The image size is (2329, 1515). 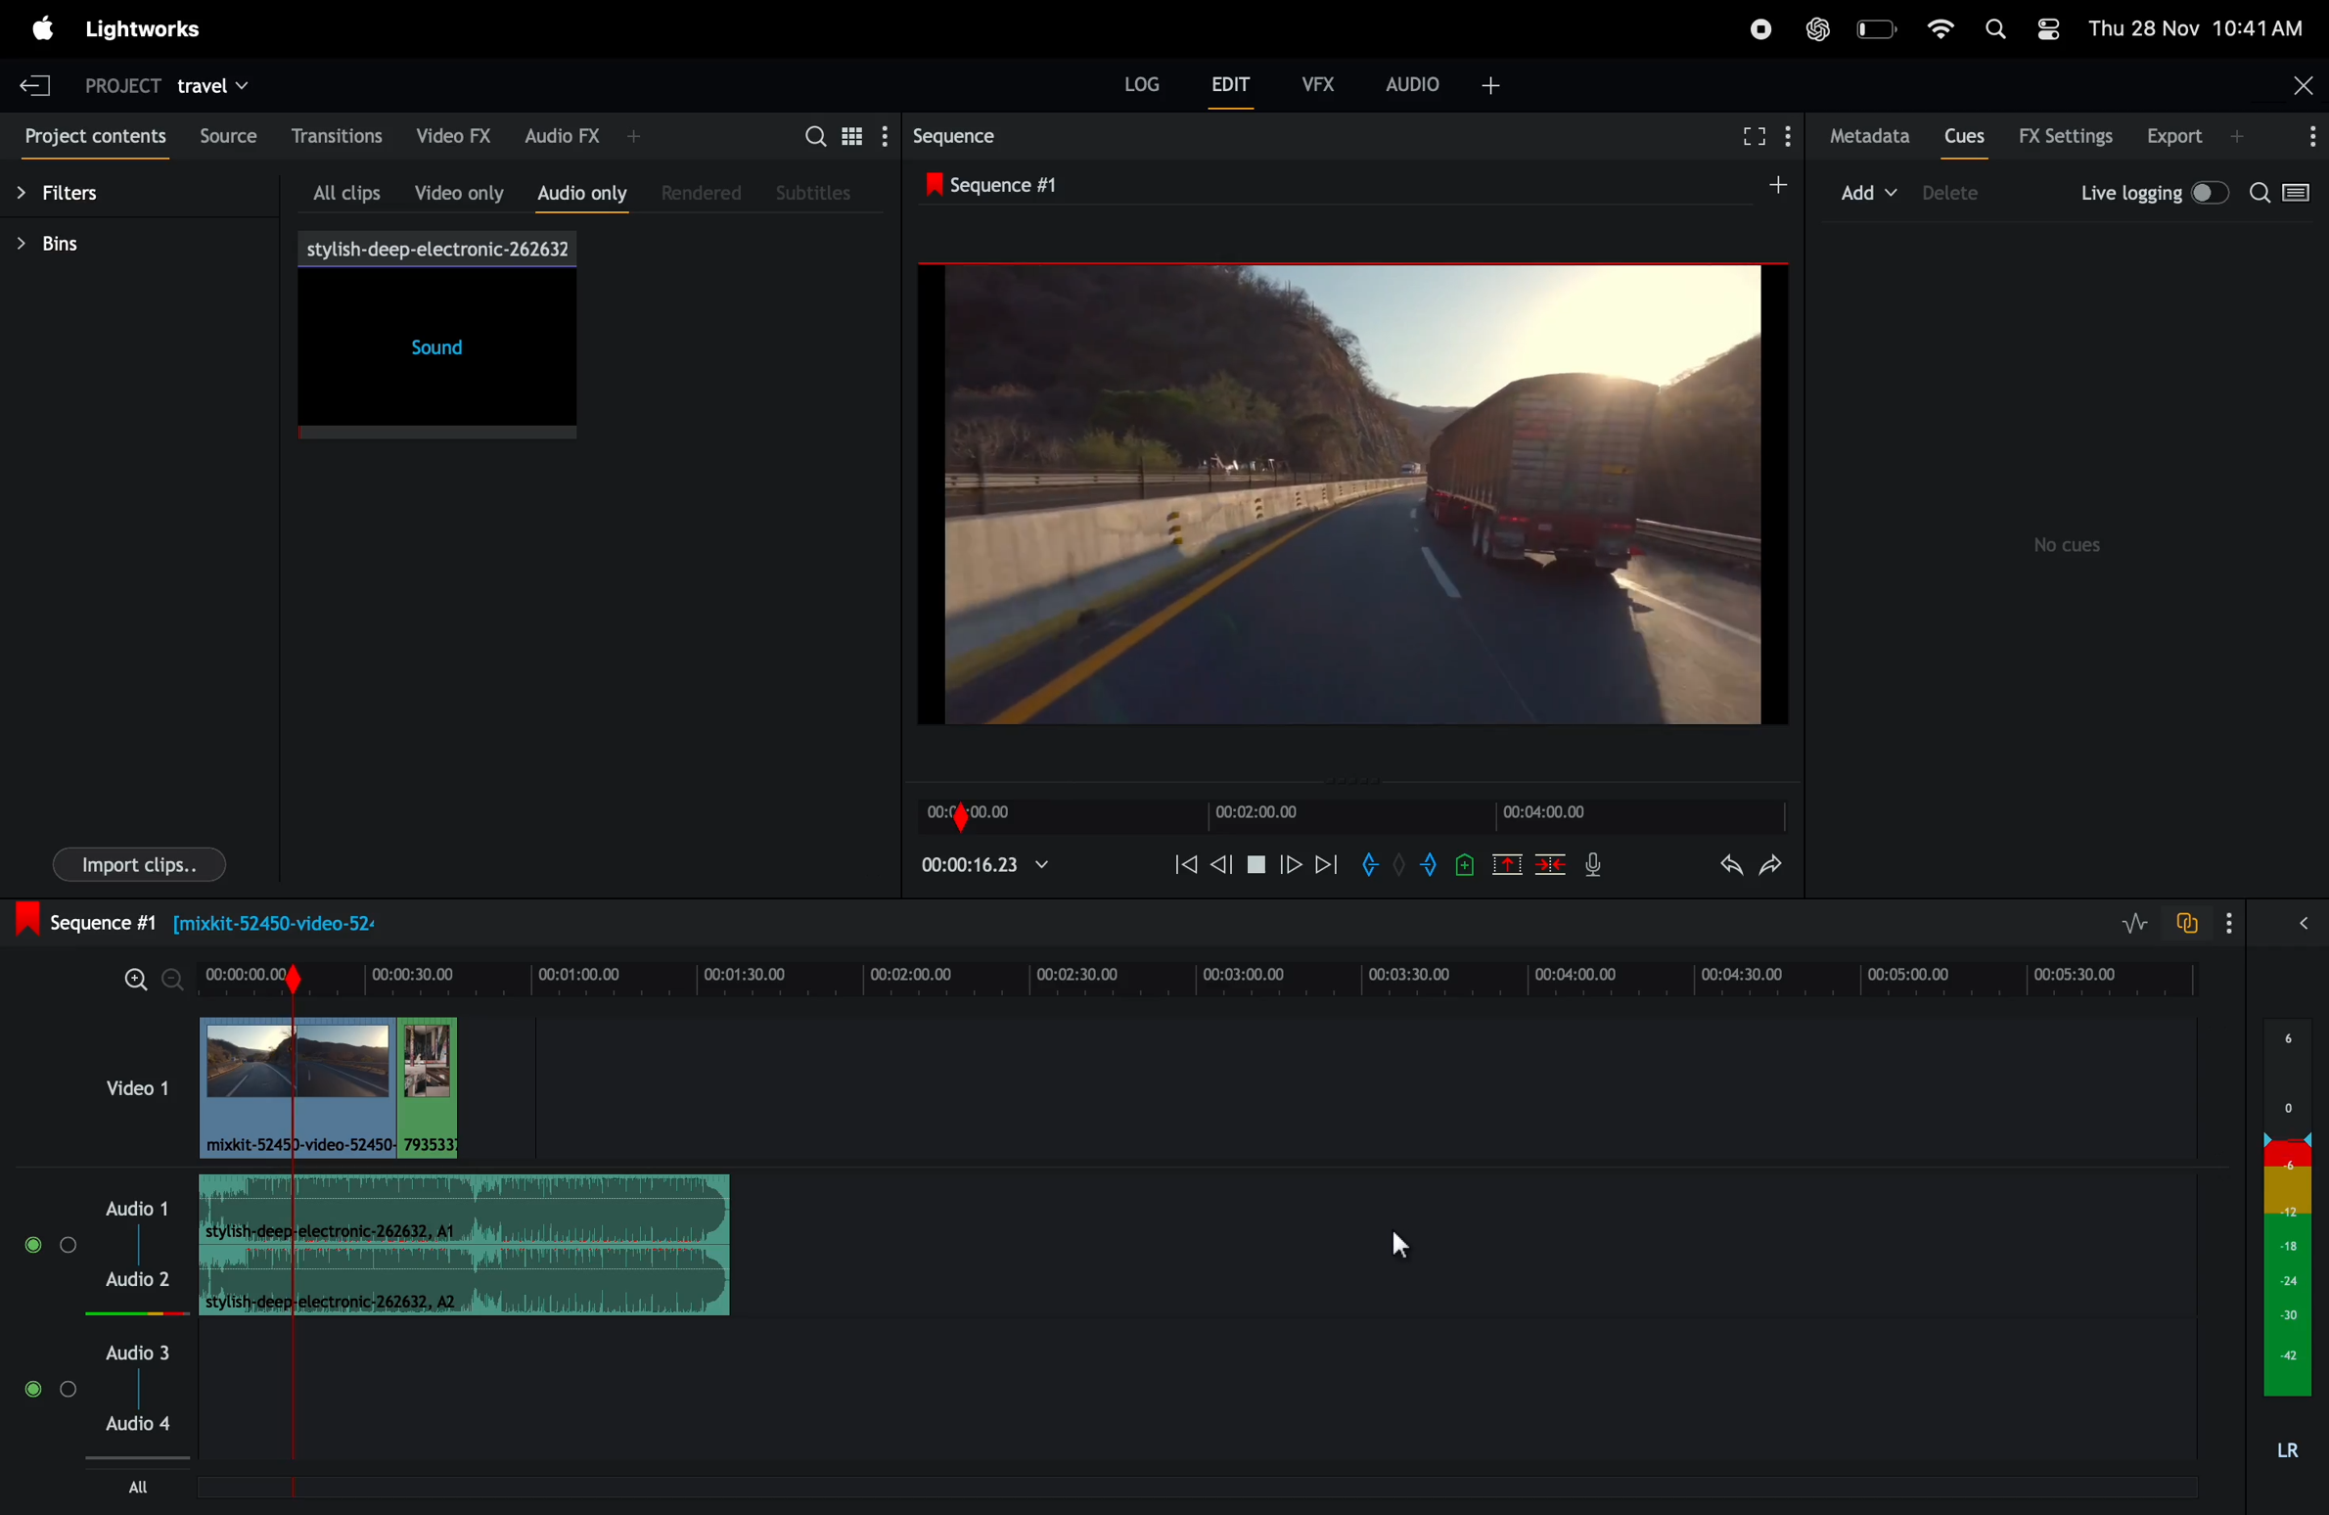 What do you see at coordinates (580, 136) in the screenshot?
I see `audio fx` at bounding box center [580, 136].